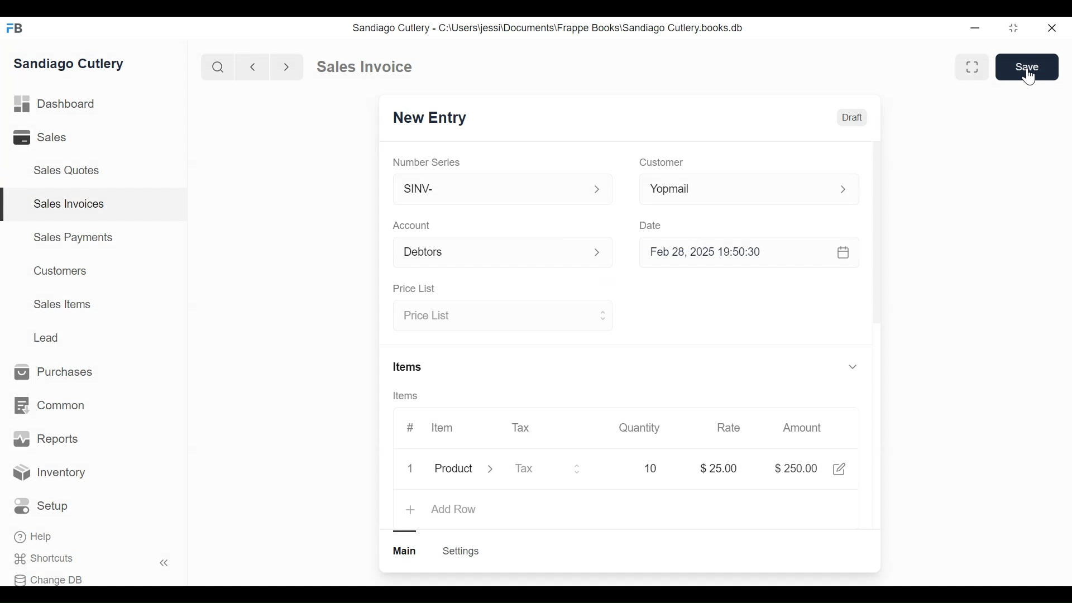 The image size is (1072, 603). I want to click on Sandiago Cutlery - C:\Users\jessi\Documents\Frappe Books\Sandiago Cutlery.books.db, so click(547, 27).